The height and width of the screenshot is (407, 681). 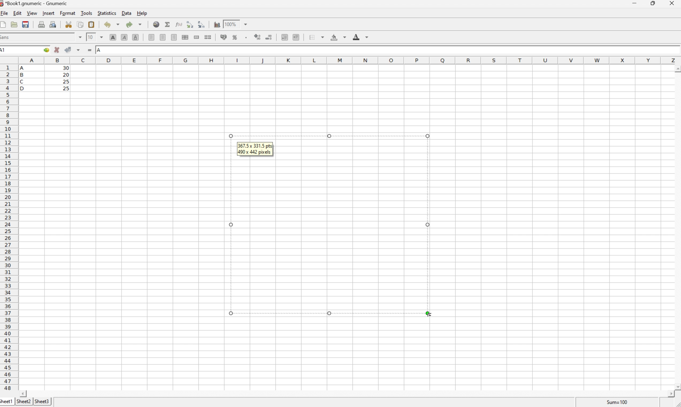 What do you see at coordinates (163, 38) in the screenshot?
I see `Center horizontally` at bounding box center [163, 38].